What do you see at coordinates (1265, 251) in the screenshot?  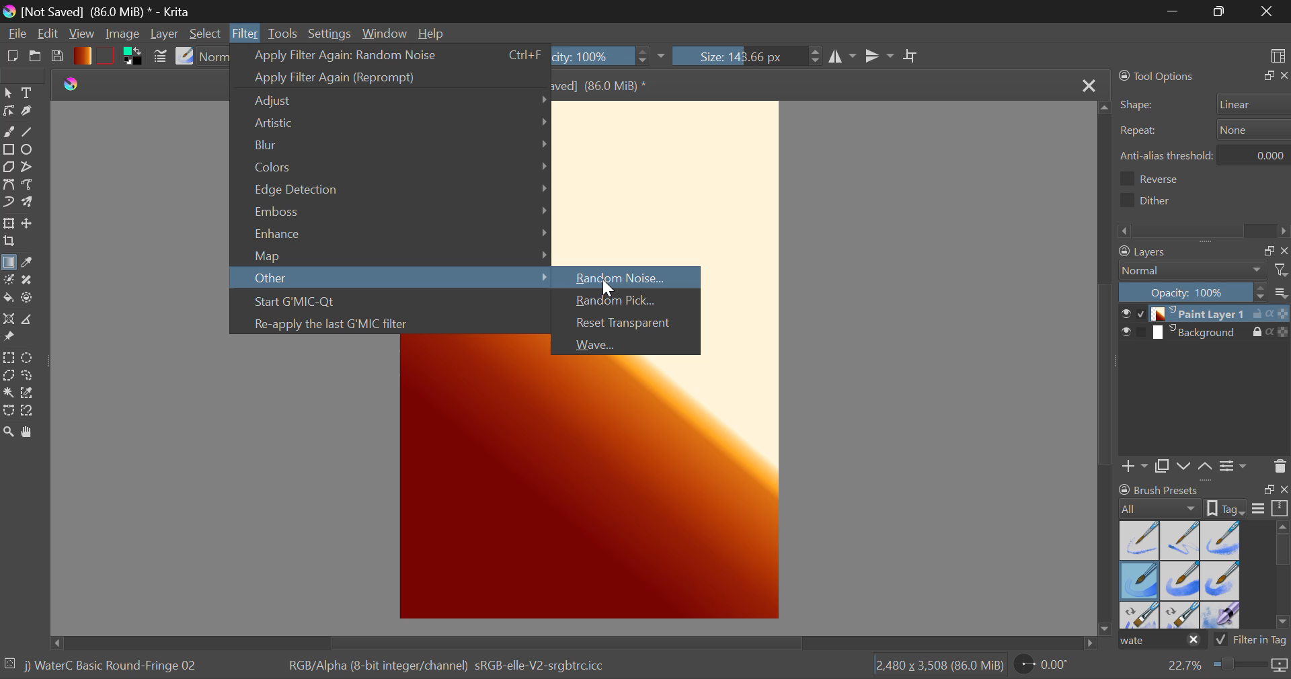 I see `copy ` at bounding box center [1265, 251].